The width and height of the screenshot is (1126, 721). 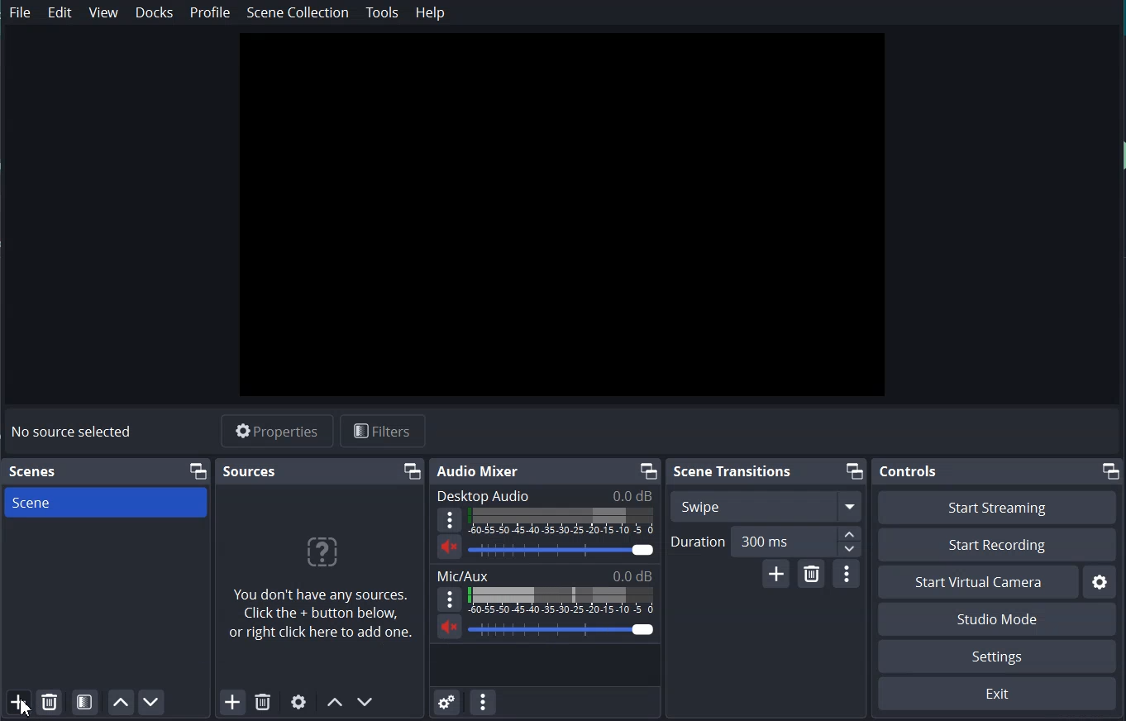 What do you see at coordinates (847, 575) in the screenshot?
I see `Transition properties` at bounding box center [847, 575].